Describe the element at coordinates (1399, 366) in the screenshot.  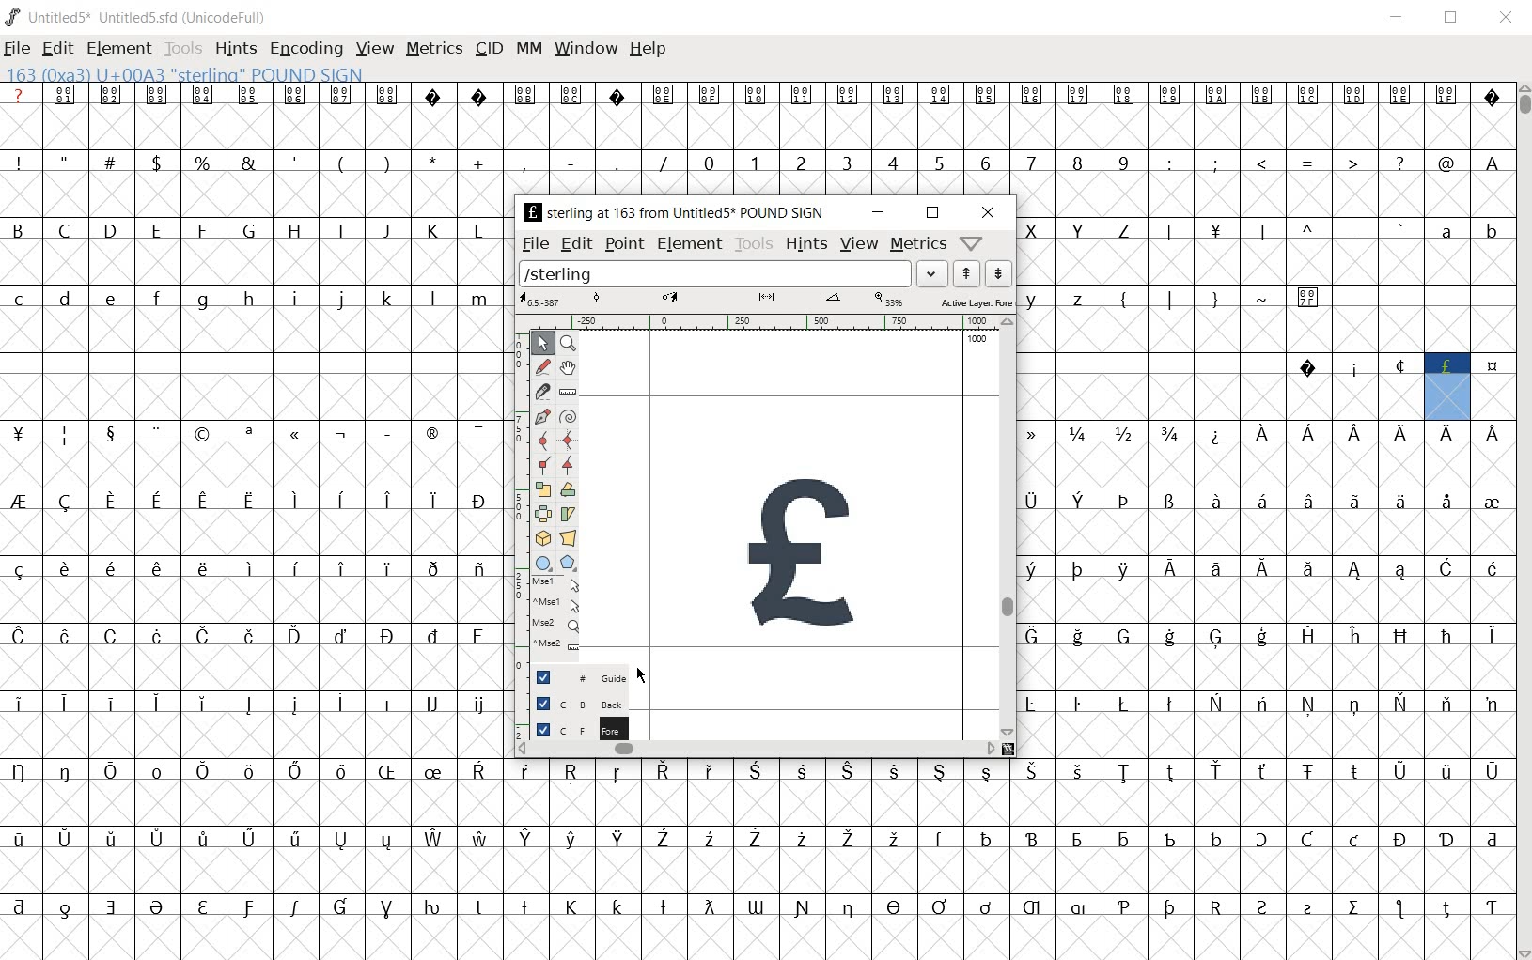
I see `Symbol` at that location.